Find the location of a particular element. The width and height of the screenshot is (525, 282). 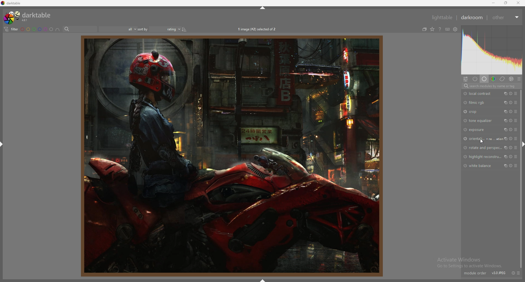

presets is located at coordinates (518, 273).